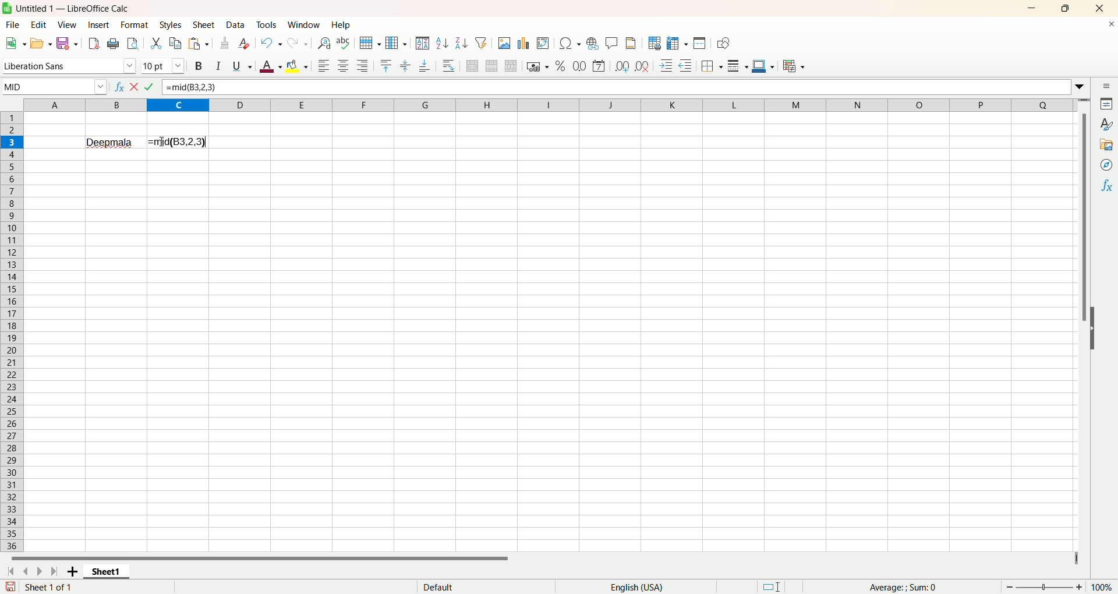 The image size is (1118, 594). What do you see at coordinates (55, 87) in the screenshot?
I see `MID` at bounding box center [55, 87].